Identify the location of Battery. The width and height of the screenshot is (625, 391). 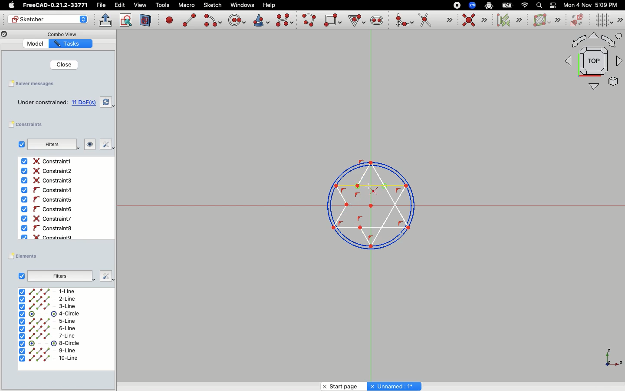
(508, 5).